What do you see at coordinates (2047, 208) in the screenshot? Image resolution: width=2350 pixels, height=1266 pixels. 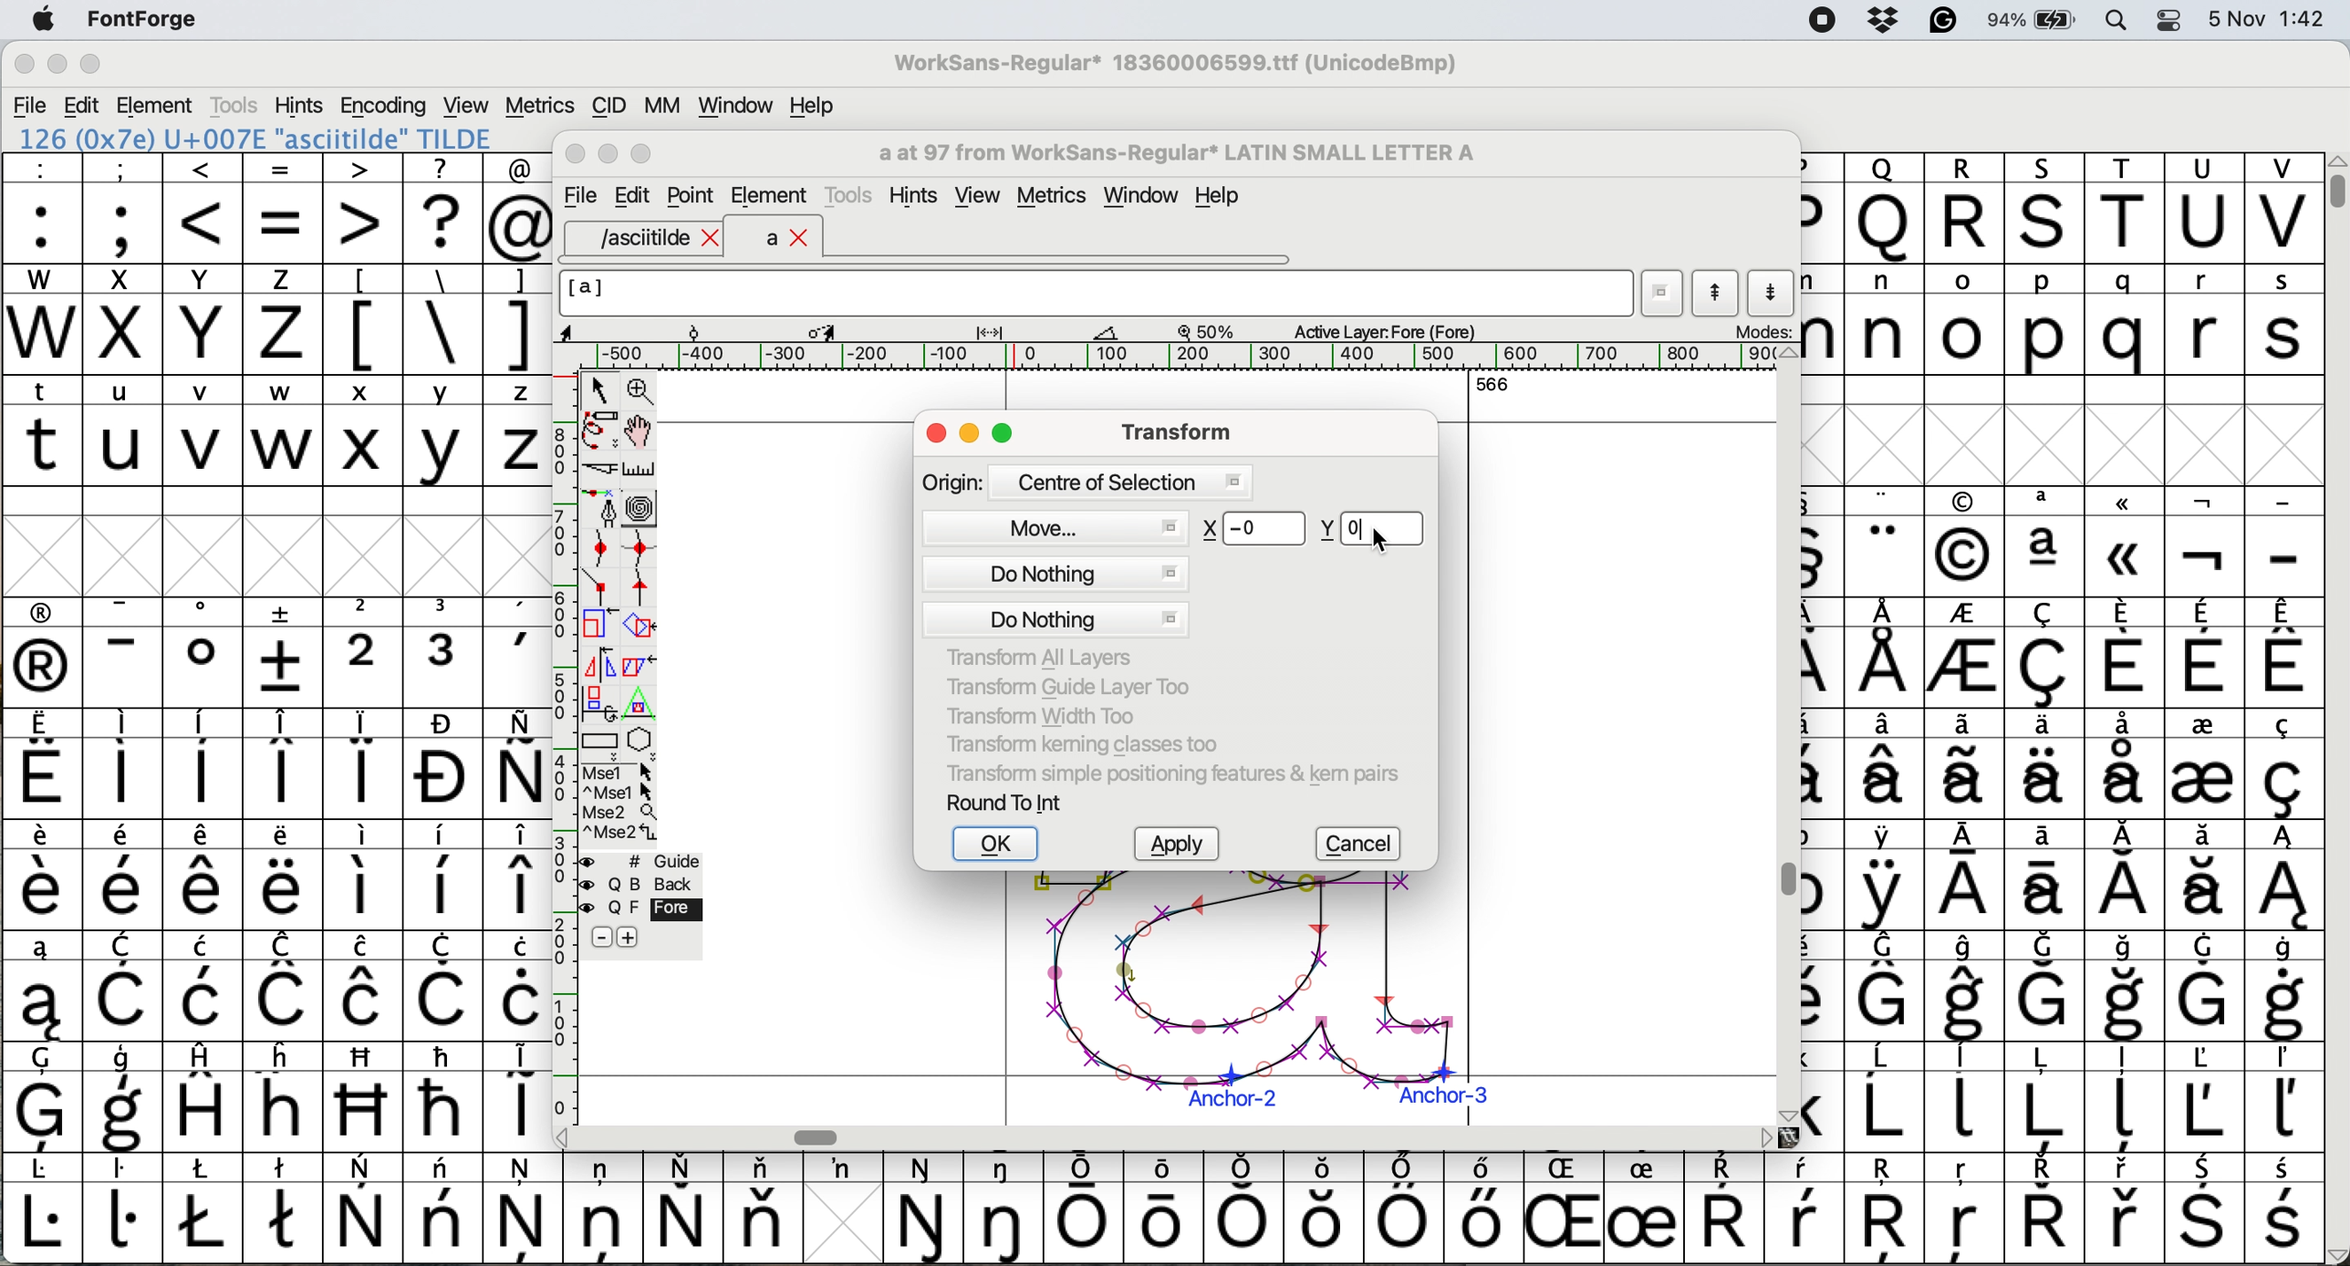 I see `` at bounding box center [2047, 208].